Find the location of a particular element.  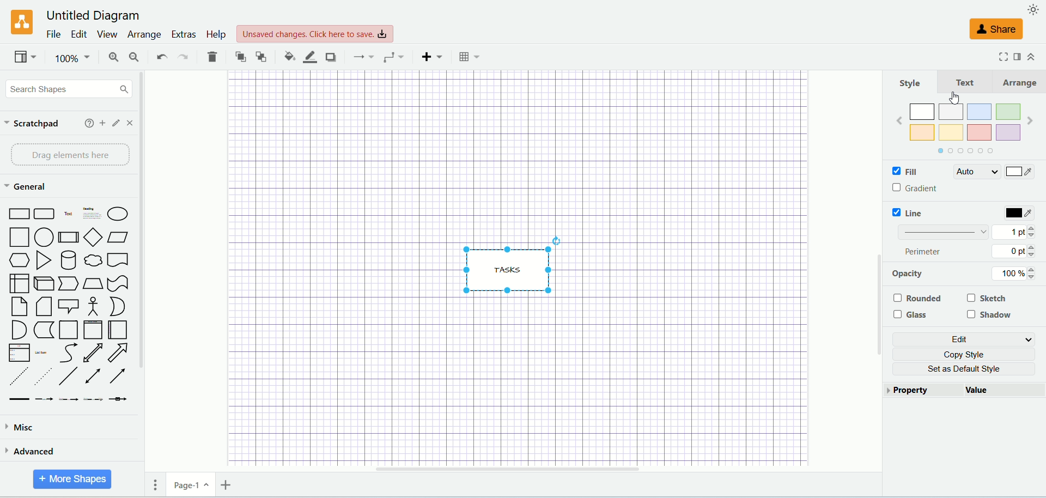

scratchpad is located at coordinates (33, 124).